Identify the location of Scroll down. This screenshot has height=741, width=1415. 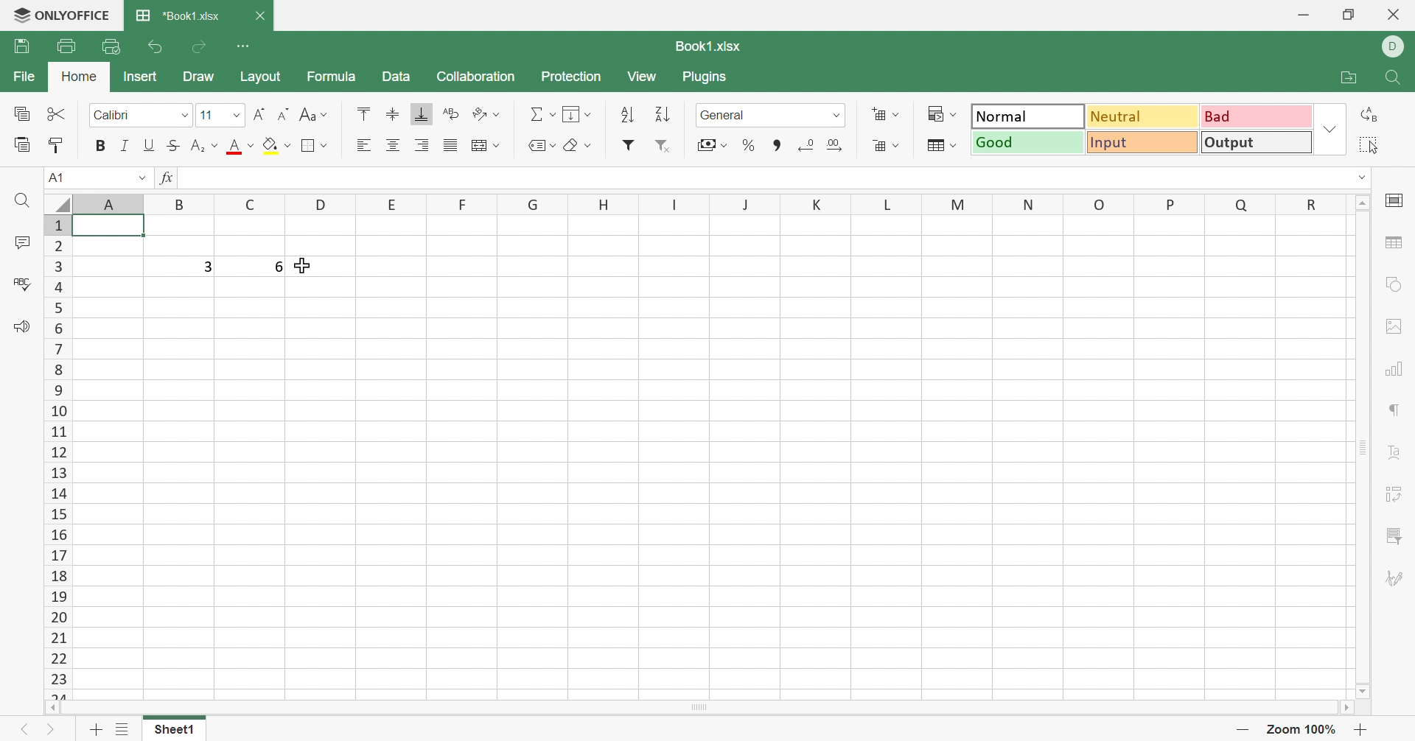
(1361, 691).